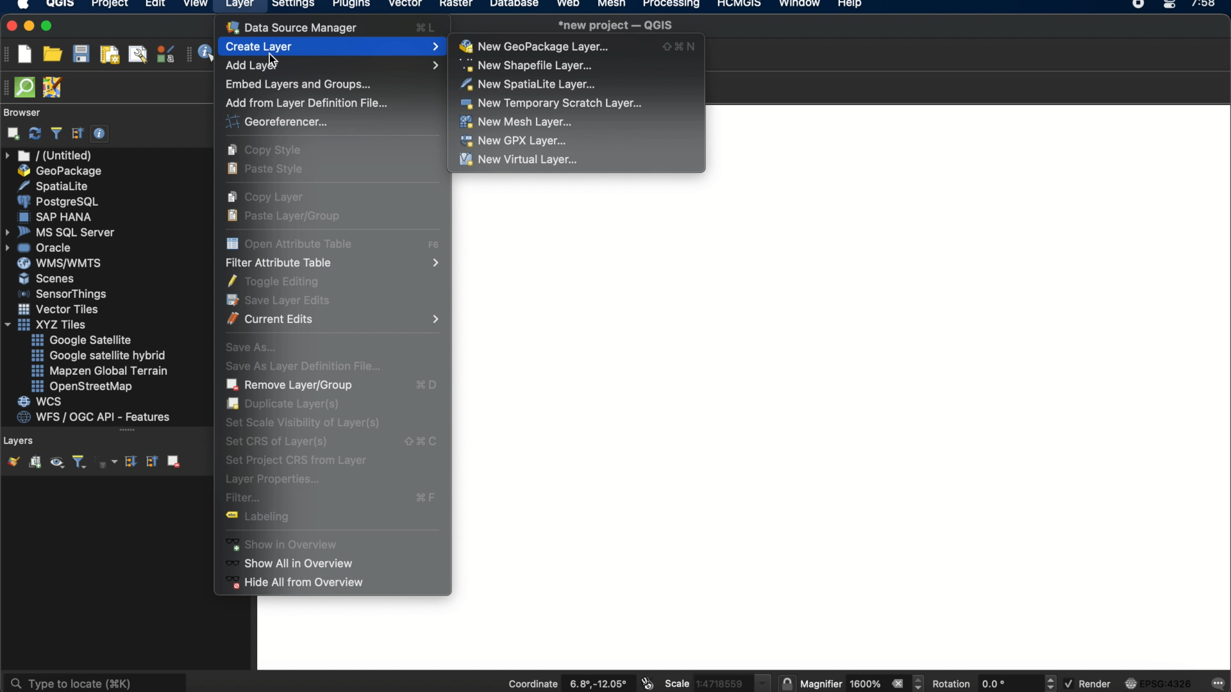 This screenshot has height=692, width=1231. I want to click on show layout, so click(138, 54).